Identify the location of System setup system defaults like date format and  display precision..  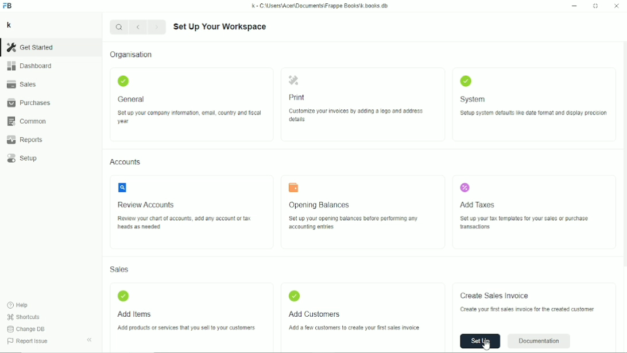
(535, 97).